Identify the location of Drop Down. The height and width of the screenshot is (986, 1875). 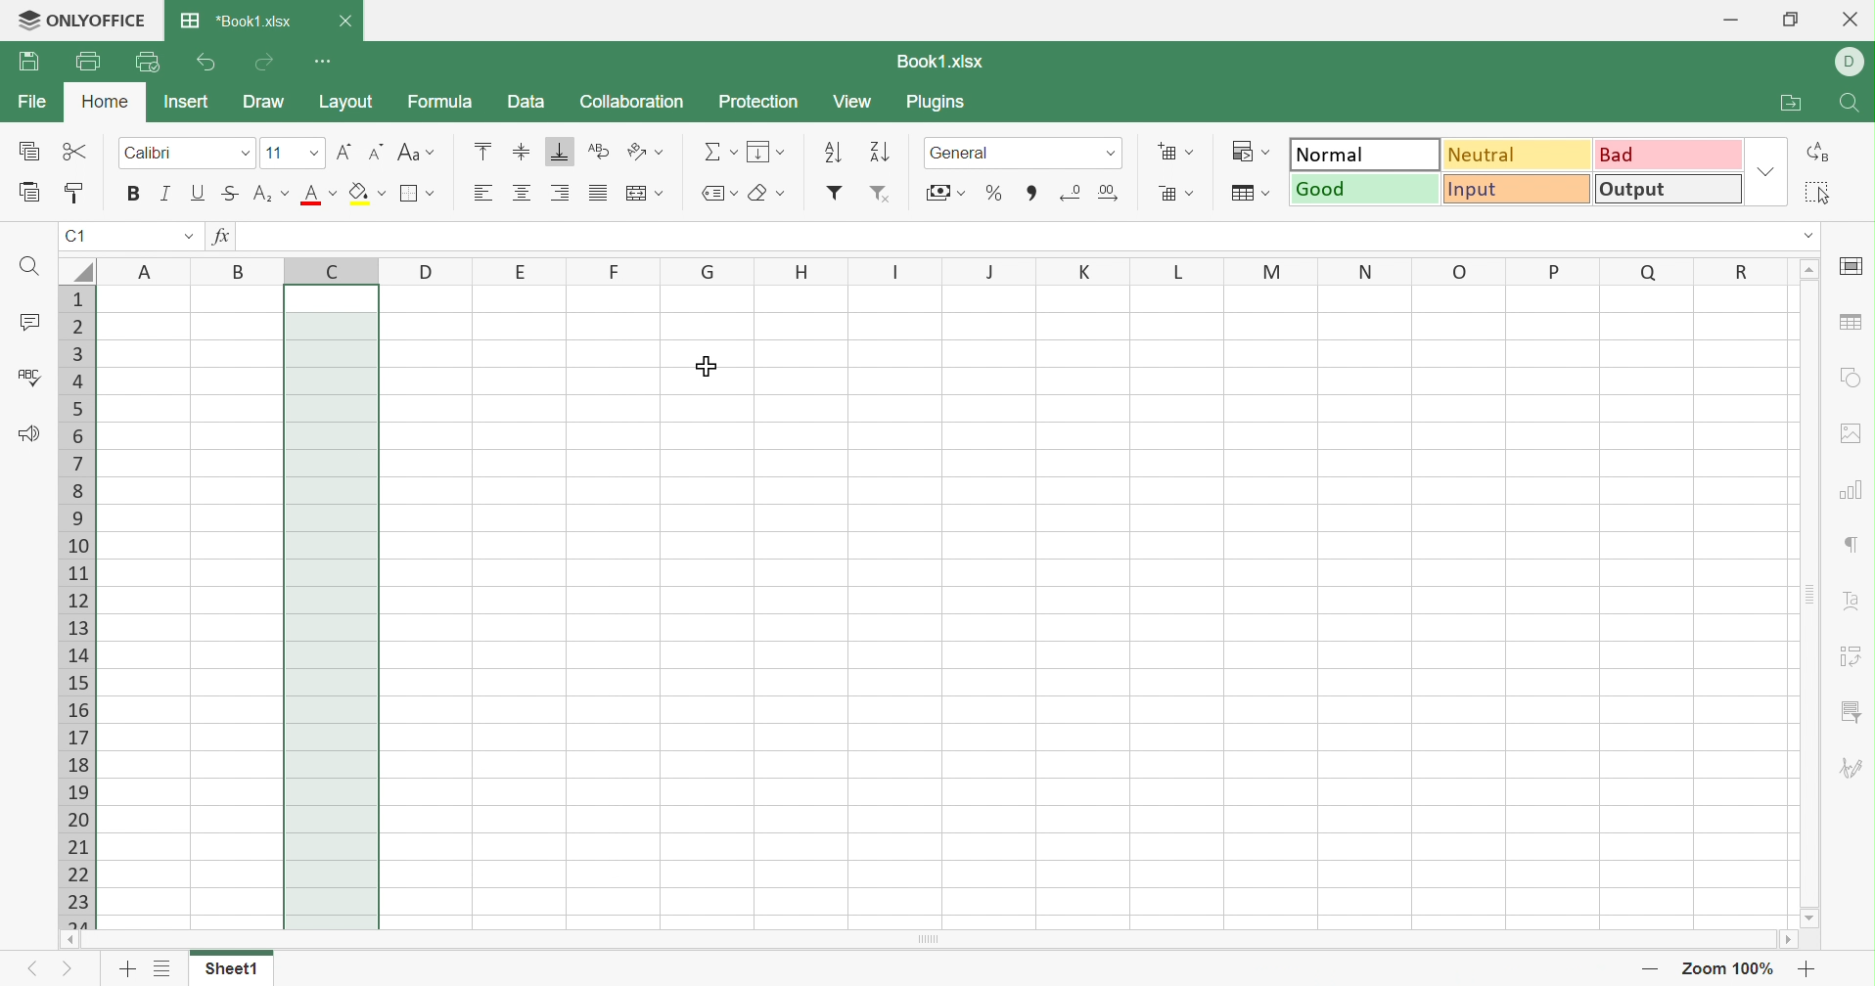
(288, 195).